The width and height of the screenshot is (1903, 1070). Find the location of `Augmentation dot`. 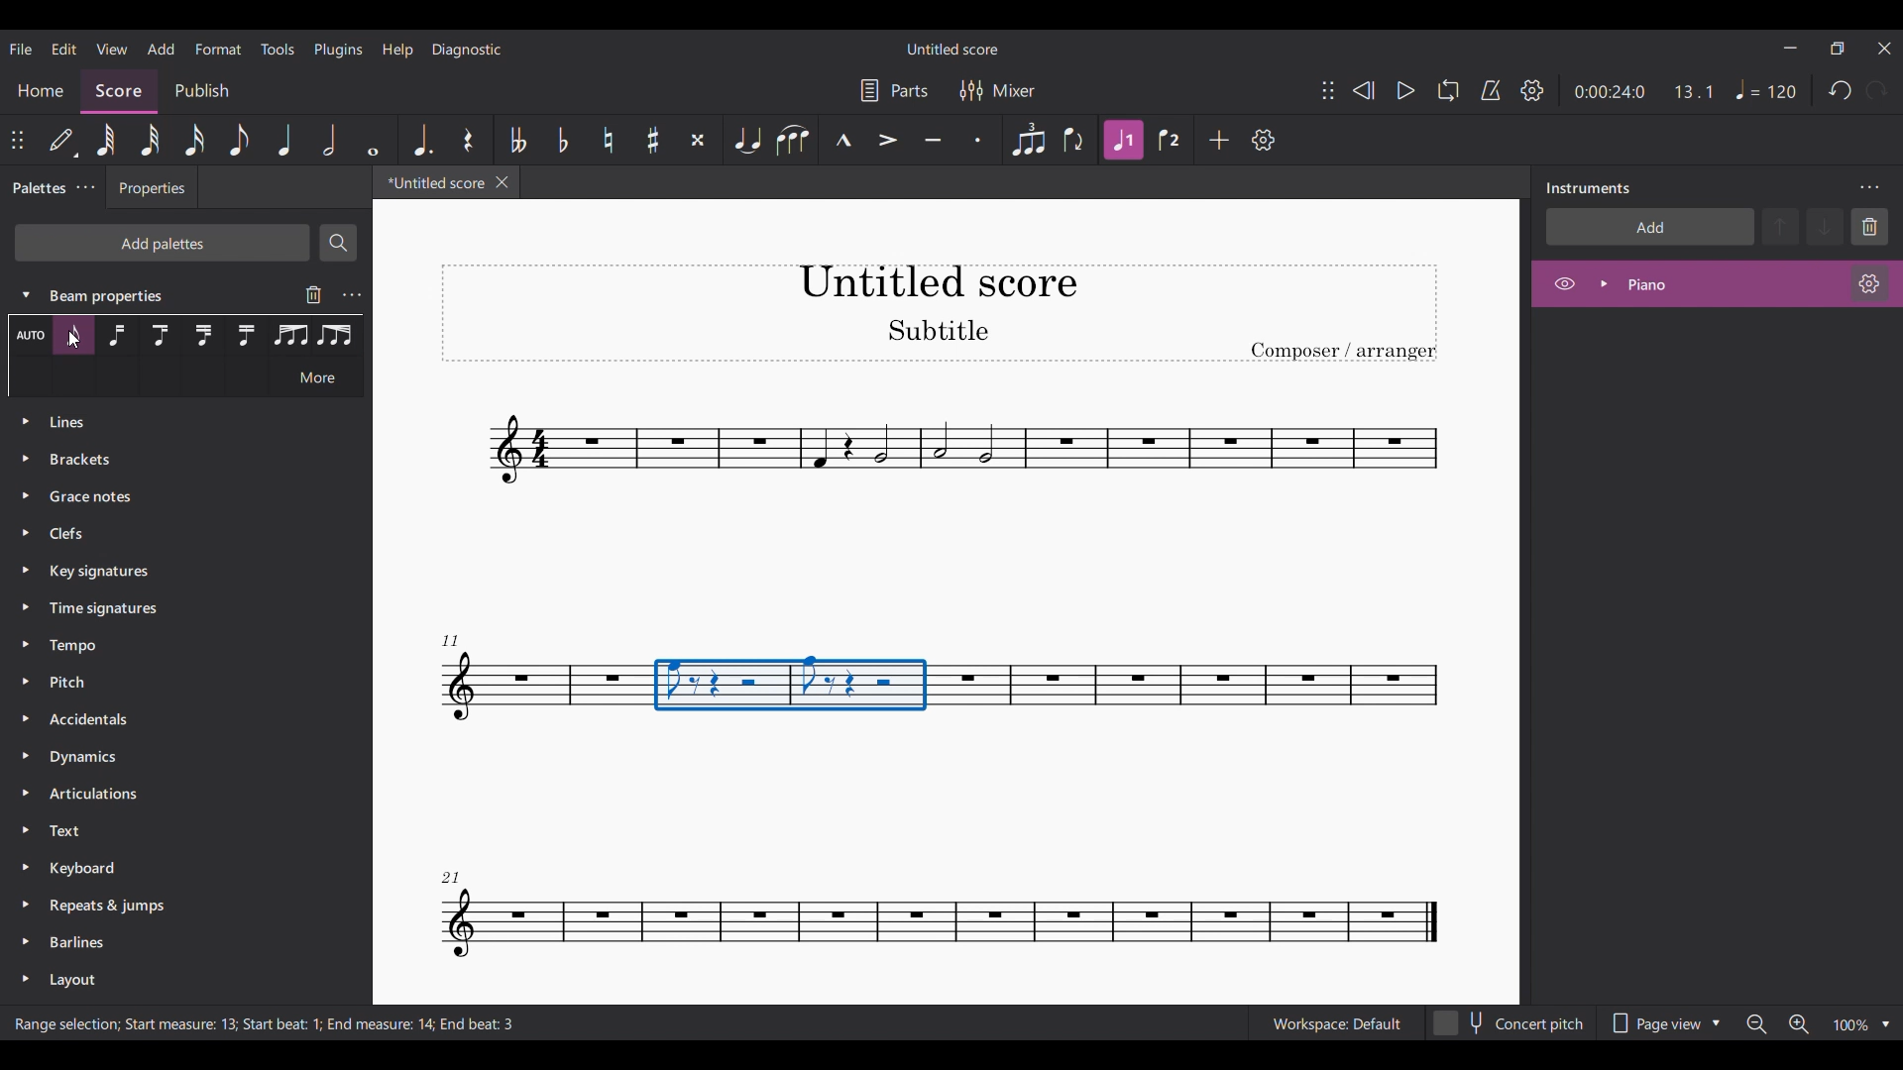

Augmentation dot is located at coordinates (421, 140).